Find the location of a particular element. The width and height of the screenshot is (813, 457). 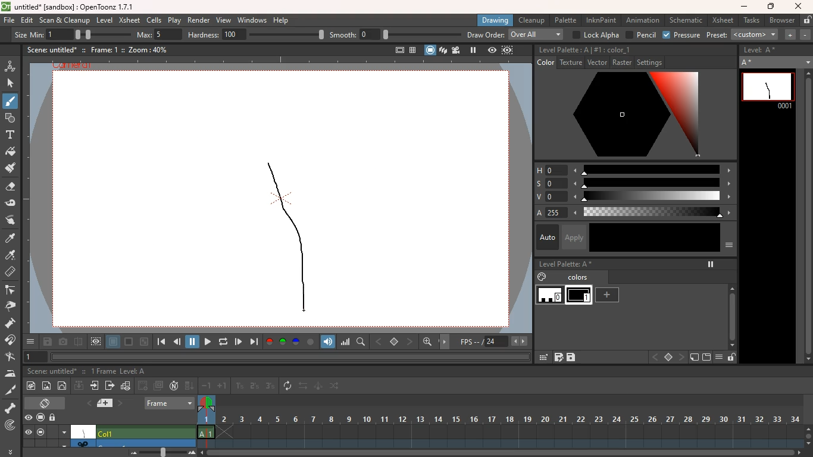

graph is located at coordinates (126, 386).